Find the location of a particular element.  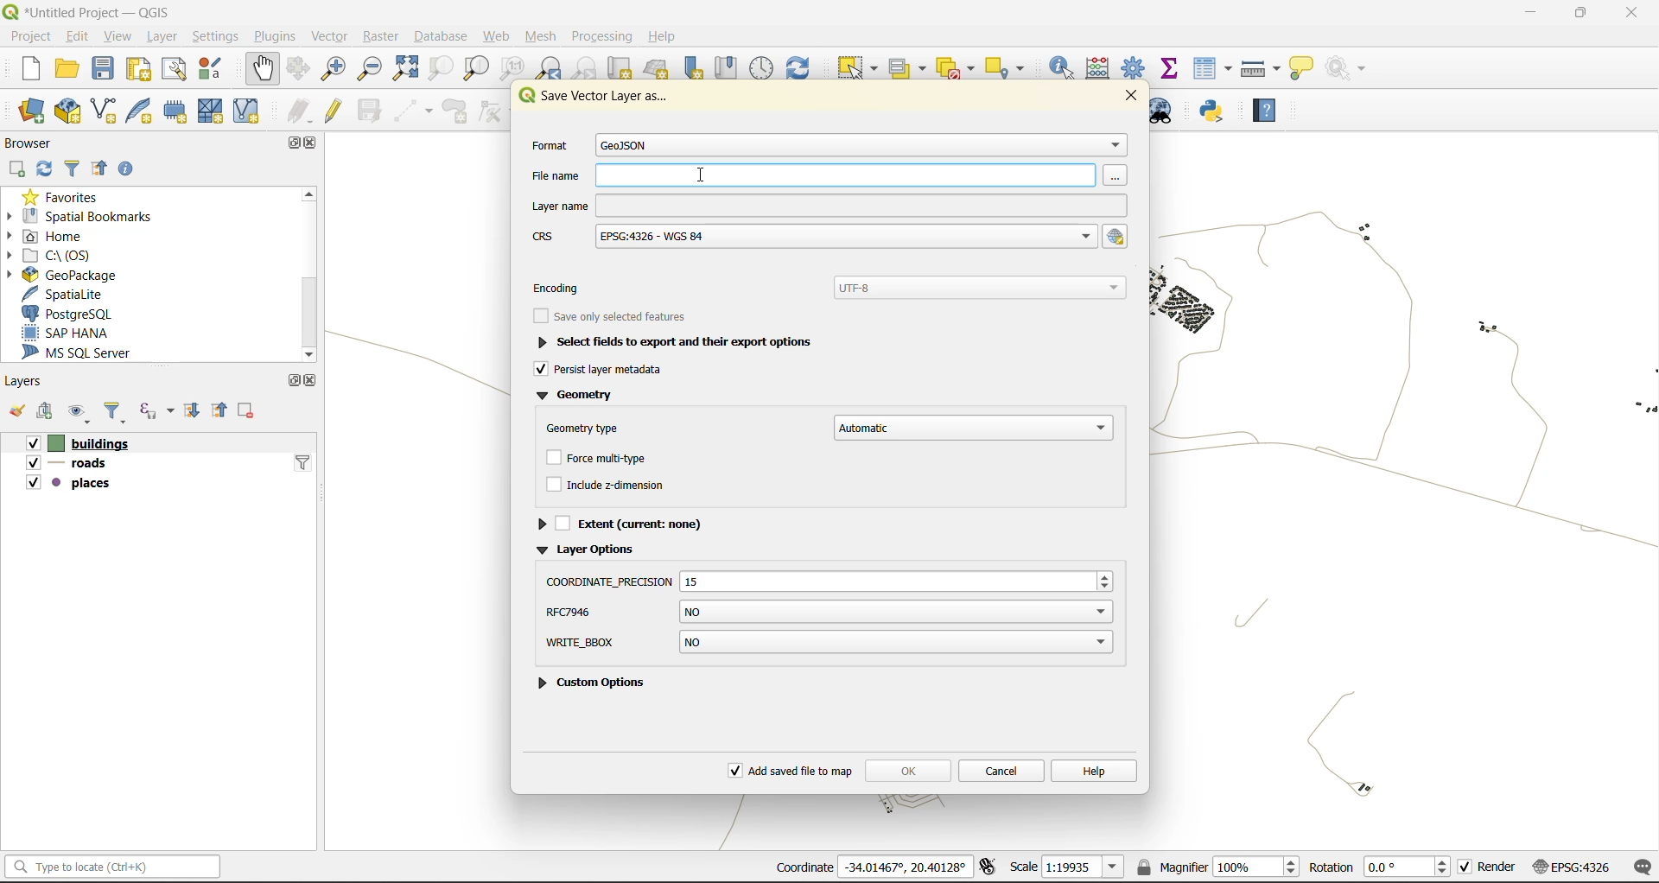

buildings is located at coordinates (73, 442).